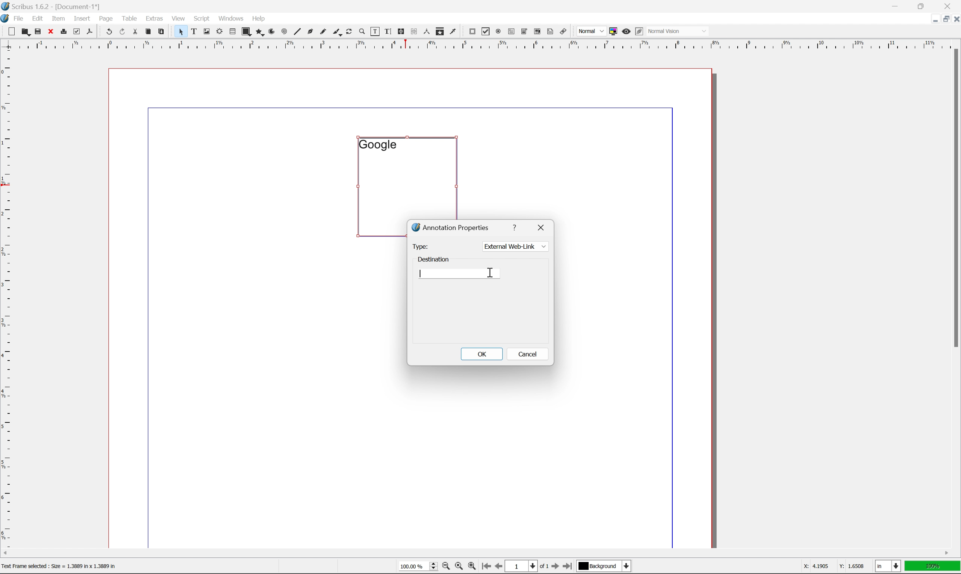  What do you see at coordinates (481, 354) in the screenshot?
I see `OK` at bounding box center [481, 354].